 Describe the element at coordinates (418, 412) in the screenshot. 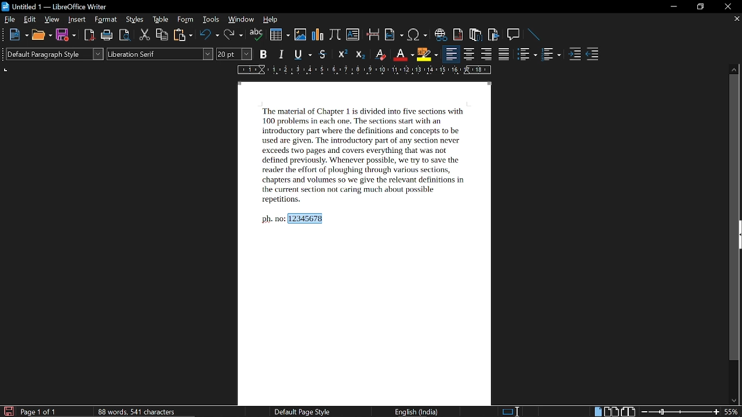

I see `English (India)` at that location.